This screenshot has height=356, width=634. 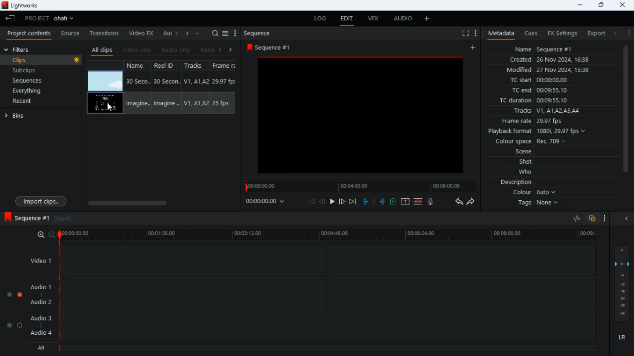 I want to click on shot, so click(x=523, y=162).